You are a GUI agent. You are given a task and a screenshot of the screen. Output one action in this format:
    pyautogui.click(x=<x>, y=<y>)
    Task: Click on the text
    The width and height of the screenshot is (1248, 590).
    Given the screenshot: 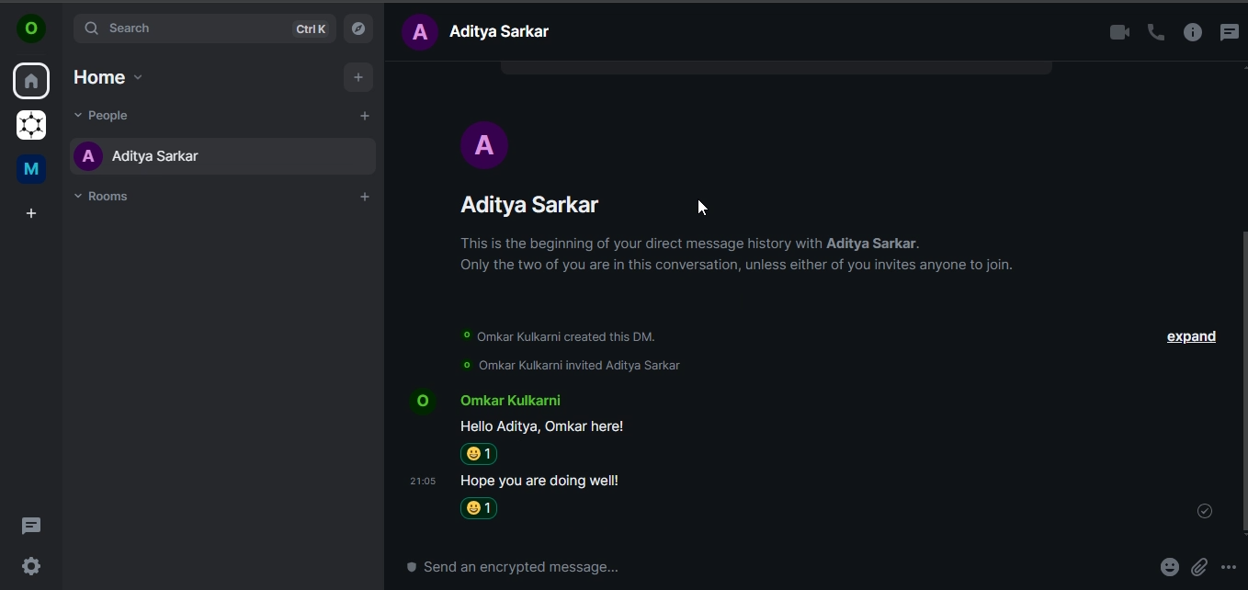 What is the action you would take?
    pyautogui.click(x=482, y=31)
    